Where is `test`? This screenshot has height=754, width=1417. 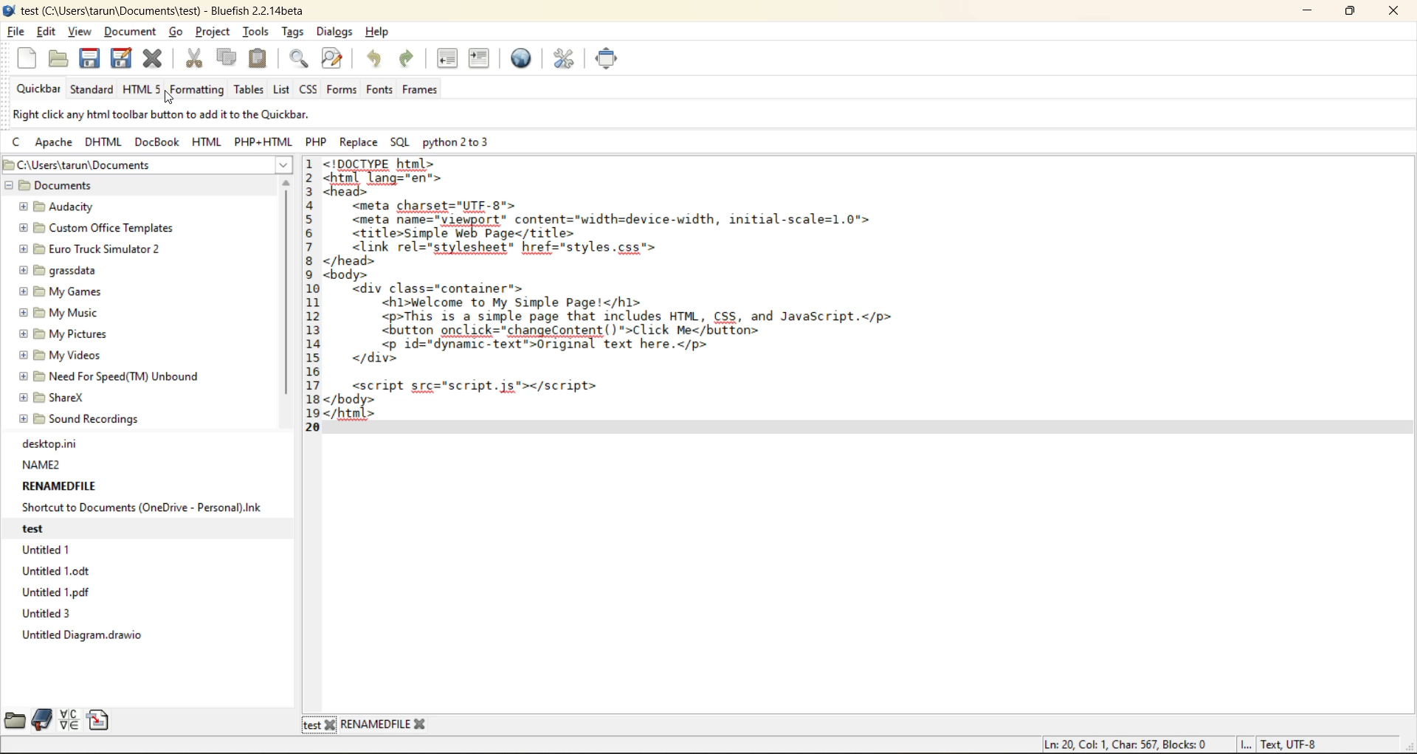
test is located at coordinates (52, 529).